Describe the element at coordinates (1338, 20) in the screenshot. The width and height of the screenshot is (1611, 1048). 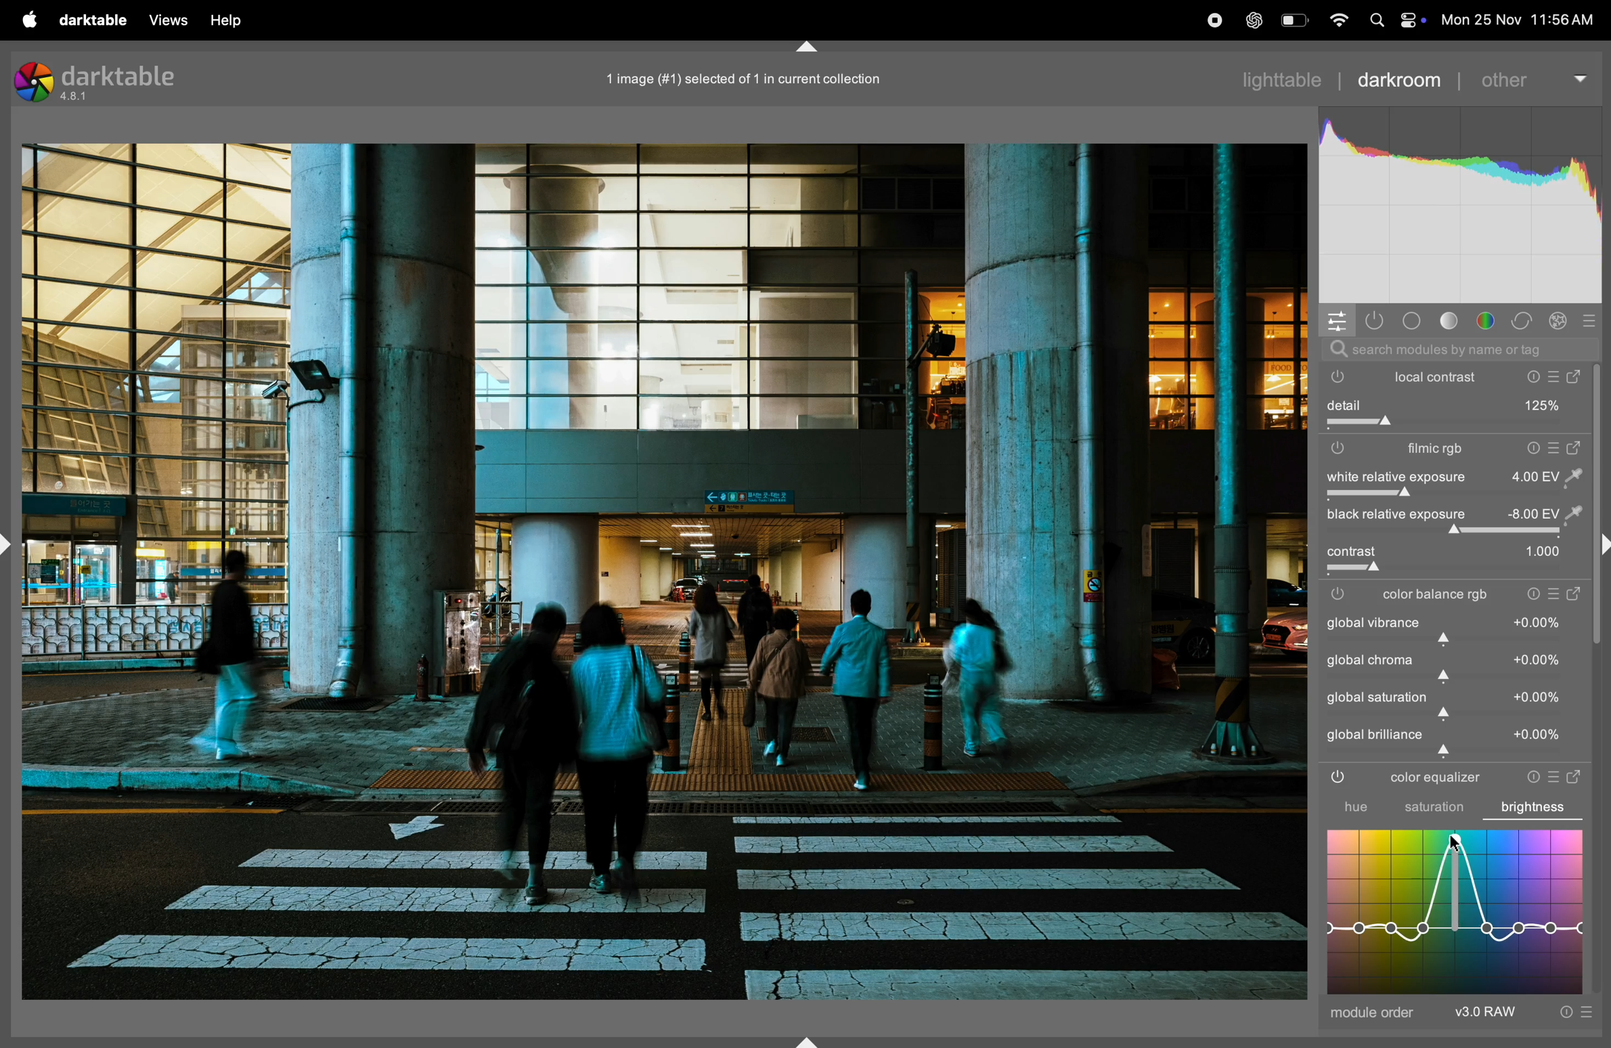
I see `wifi` at that location.